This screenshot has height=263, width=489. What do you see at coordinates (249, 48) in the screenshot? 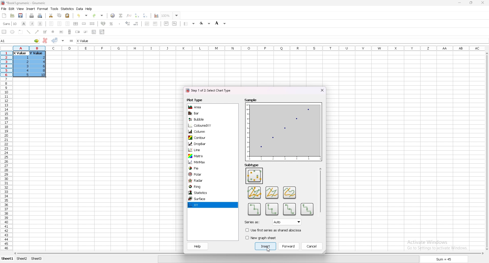
I see `columns` at bounding box center [249, 48].